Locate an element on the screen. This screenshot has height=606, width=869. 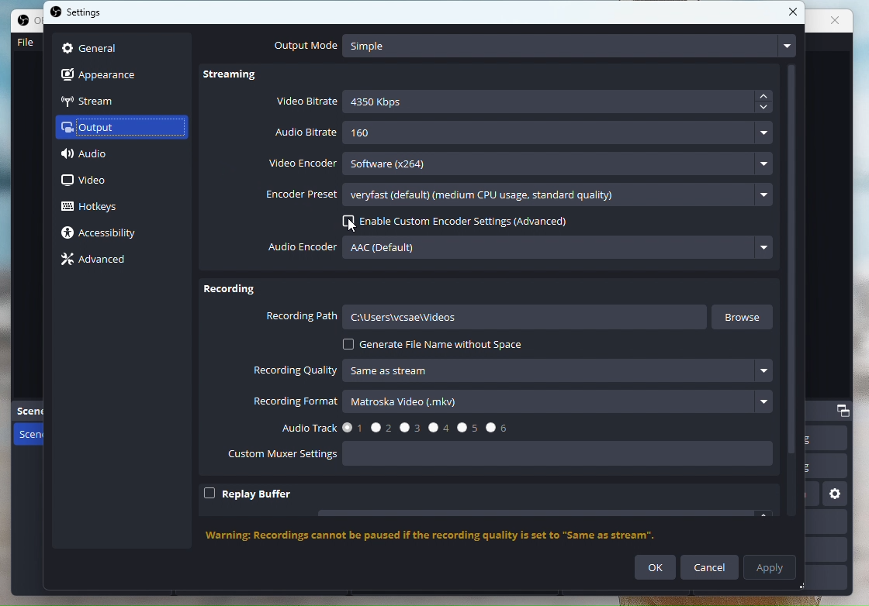
Recording is located at coordinates (234, 291).